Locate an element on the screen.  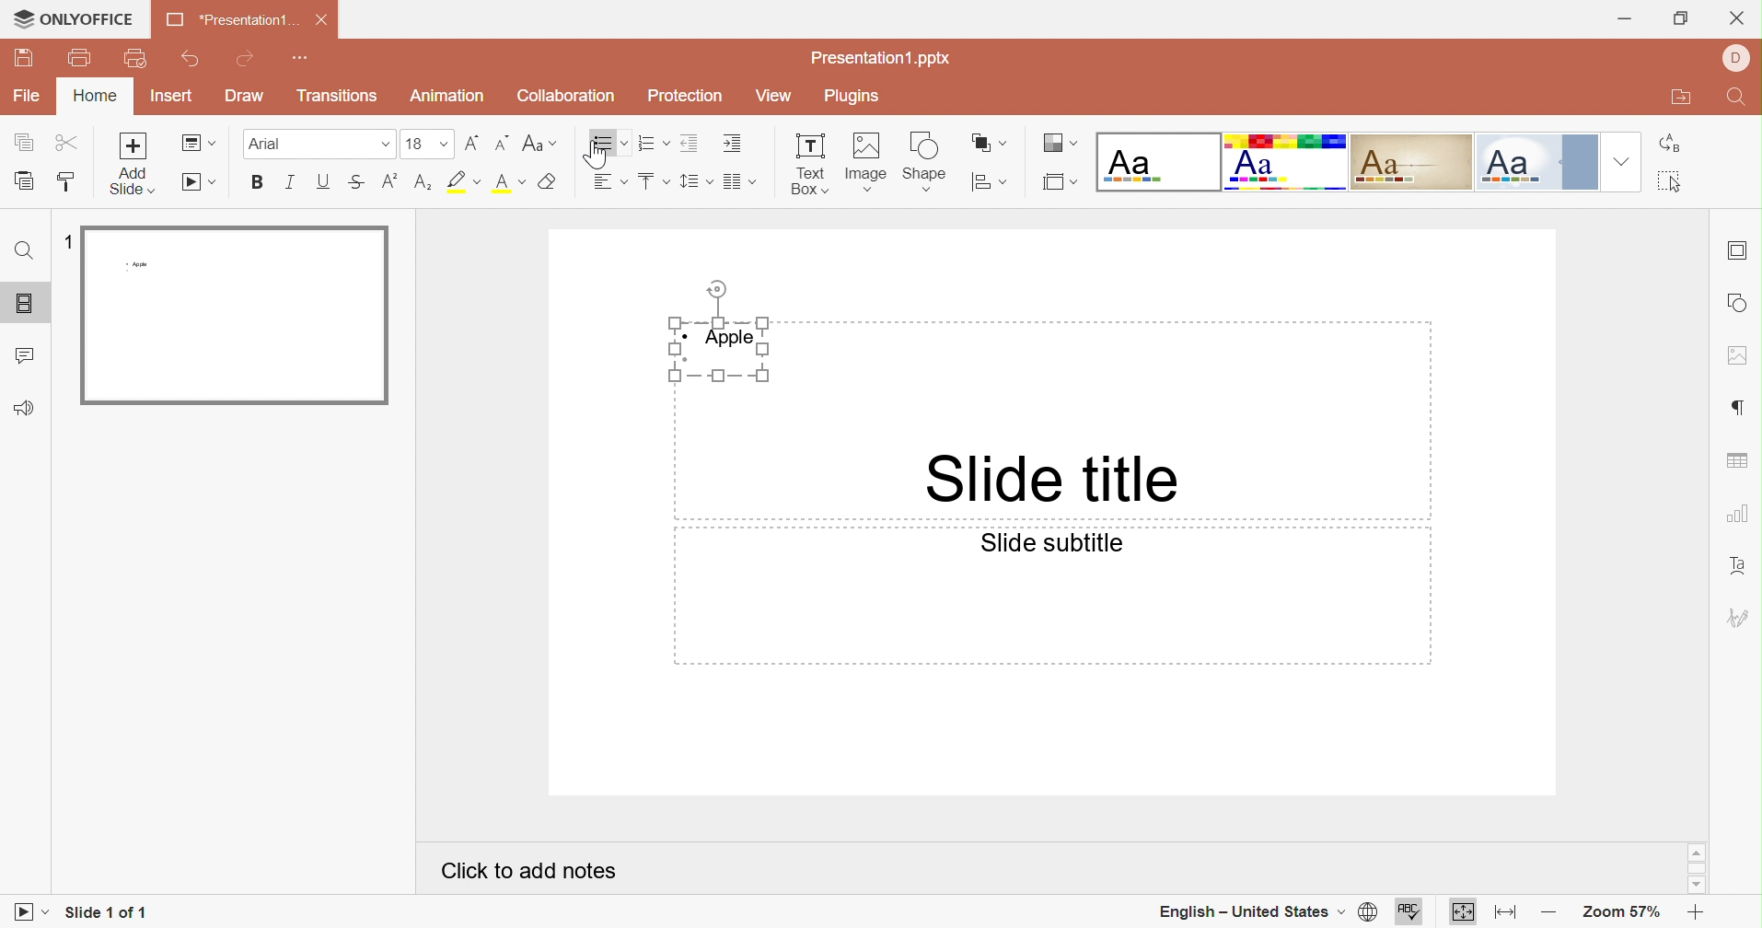
Scroll Up is located at coordinates (1692, 853).